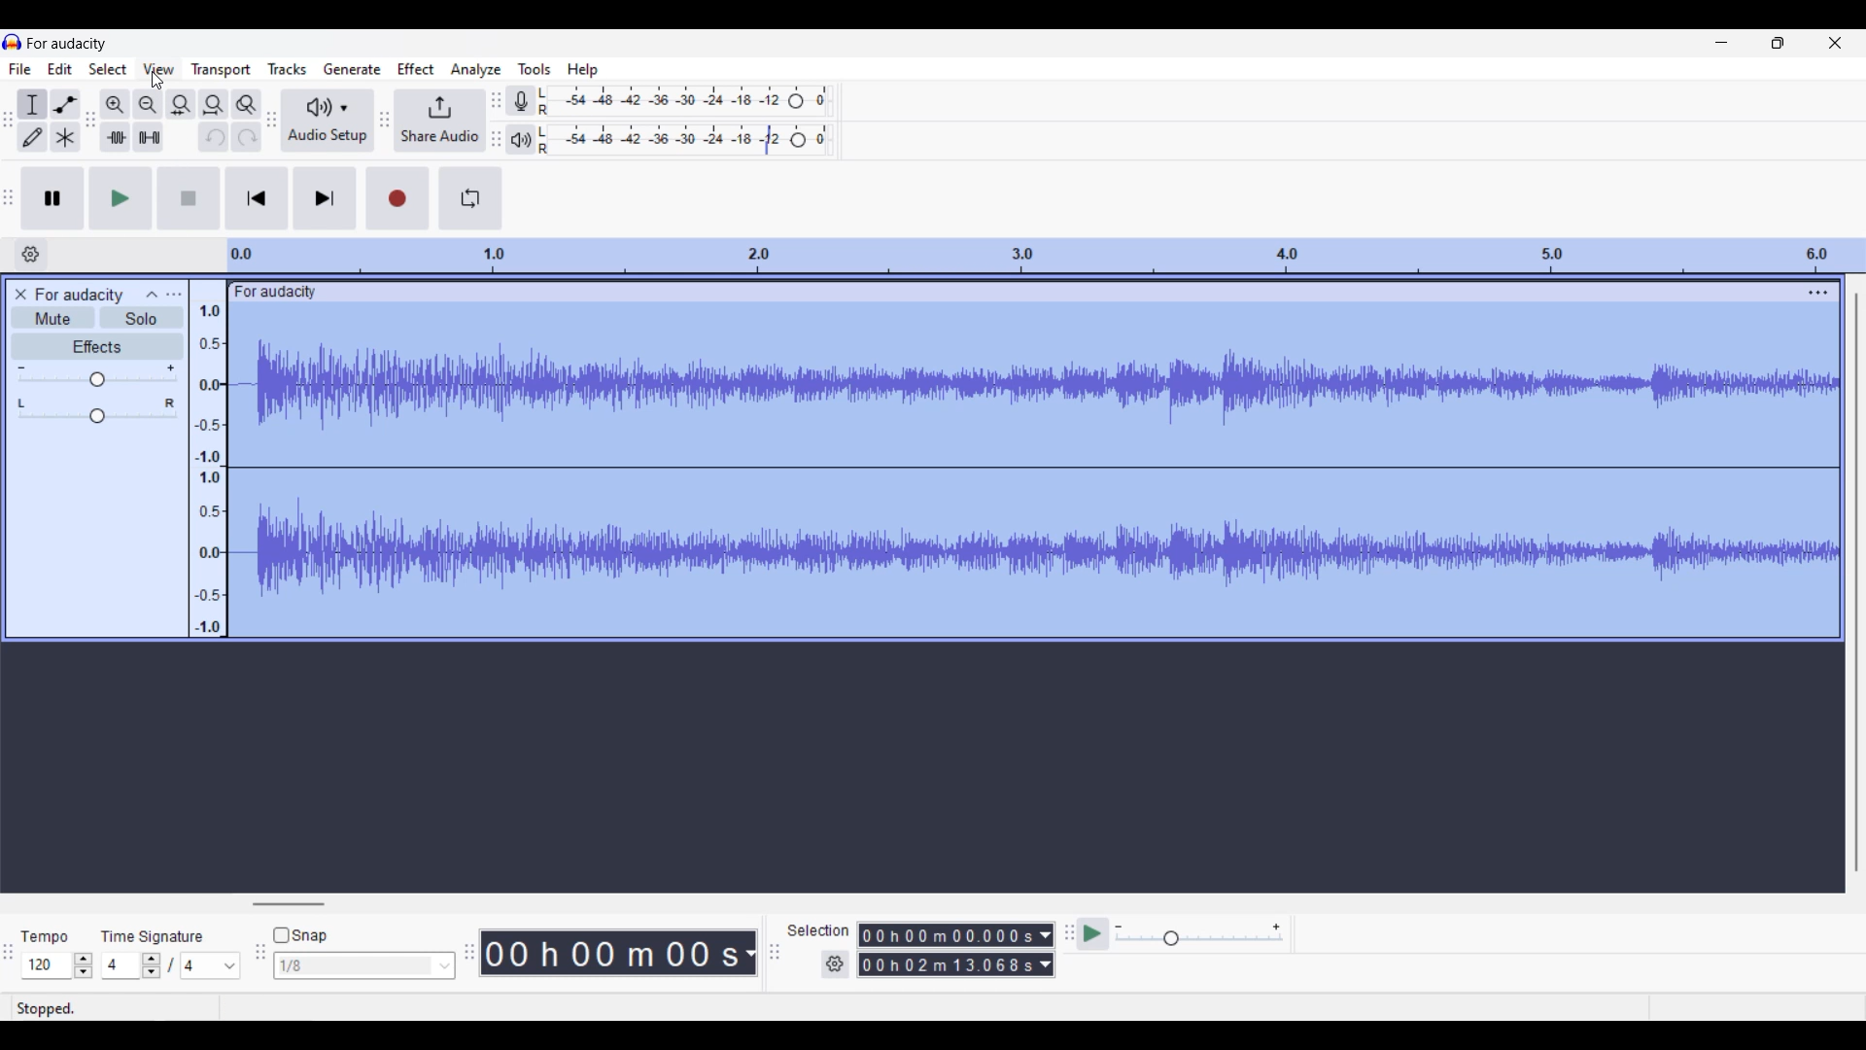  Describe the element at coordinates (214, 137) in the screenshot. I see `Undo` at that location.